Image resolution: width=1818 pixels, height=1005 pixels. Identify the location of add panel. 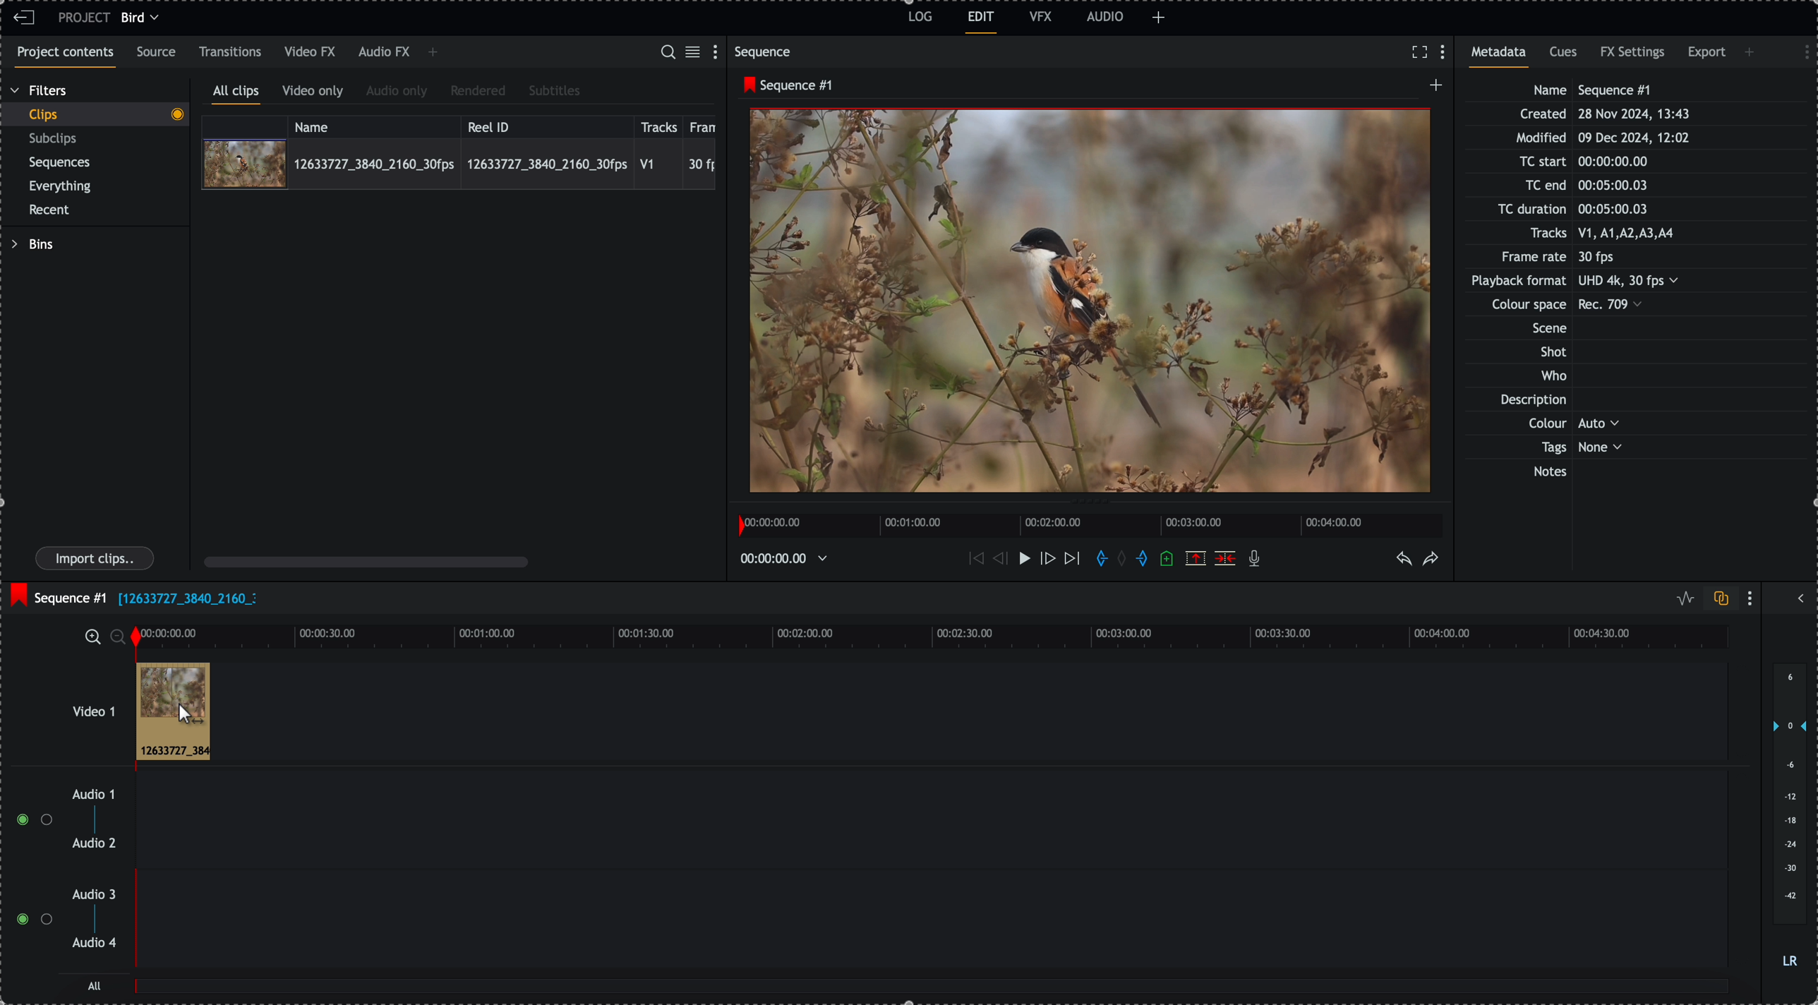
(1159, 18).